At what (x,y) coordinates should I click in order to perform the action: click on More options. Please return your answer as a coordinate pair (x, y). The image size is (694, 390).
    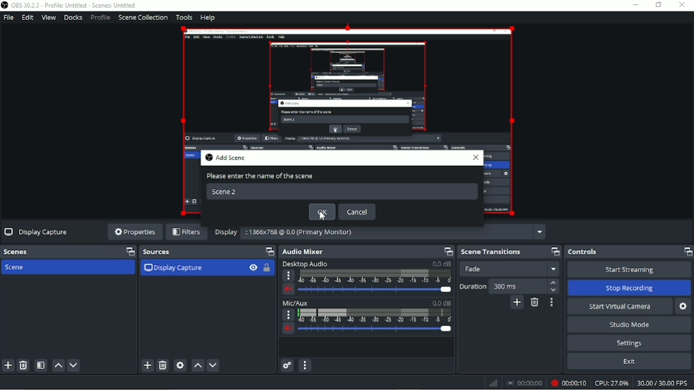
    Looking at the image, I should click on (289, 276).